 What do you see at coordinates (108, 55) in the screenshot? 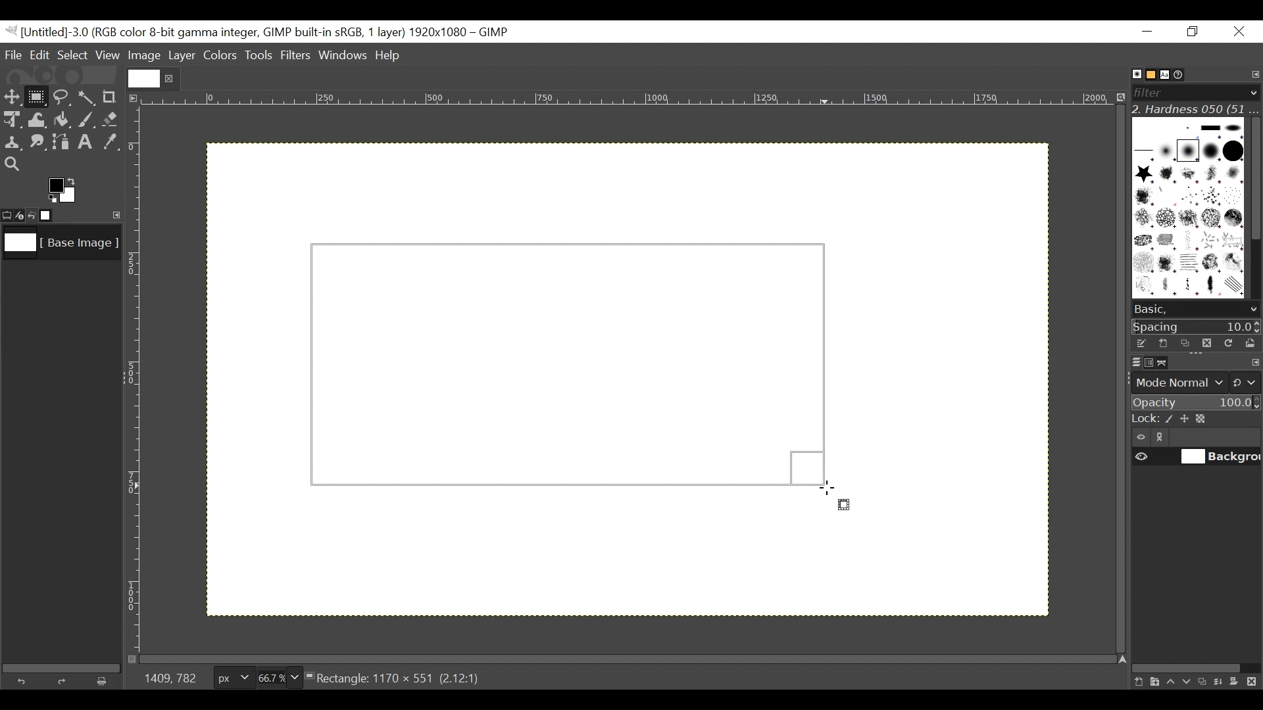
I see `View` at bounding box center [108, 55].